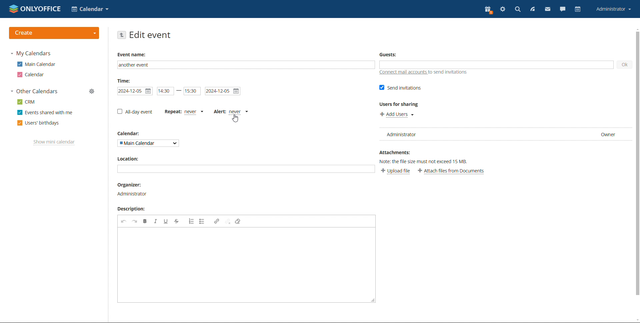  I want to click on set alert, so click(231, 112).